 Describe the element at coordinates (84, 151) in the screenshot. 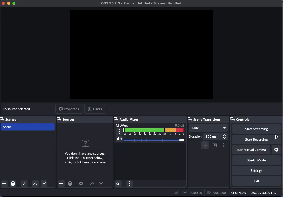

I see `No source selected` at that location.